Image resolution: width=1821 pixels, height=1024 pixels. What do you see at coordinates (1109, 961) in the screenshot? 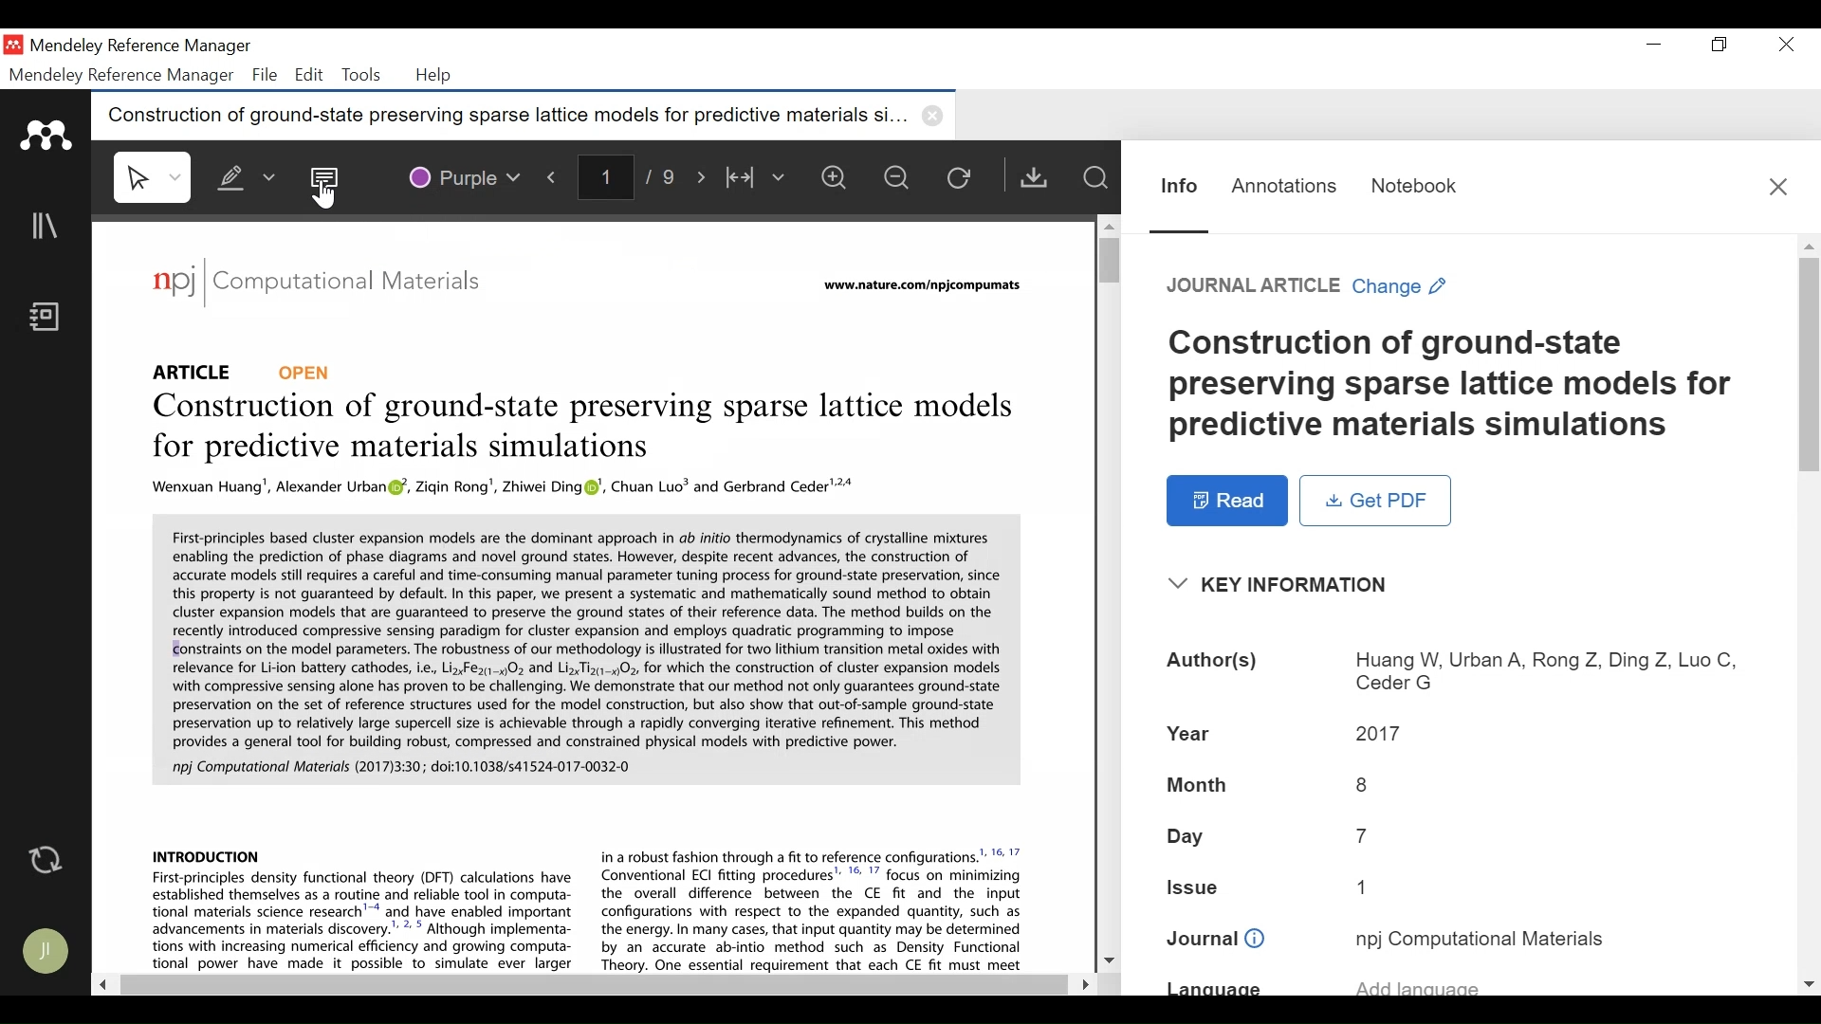
I see `Scroll down` at bounding box center [1109, 961].